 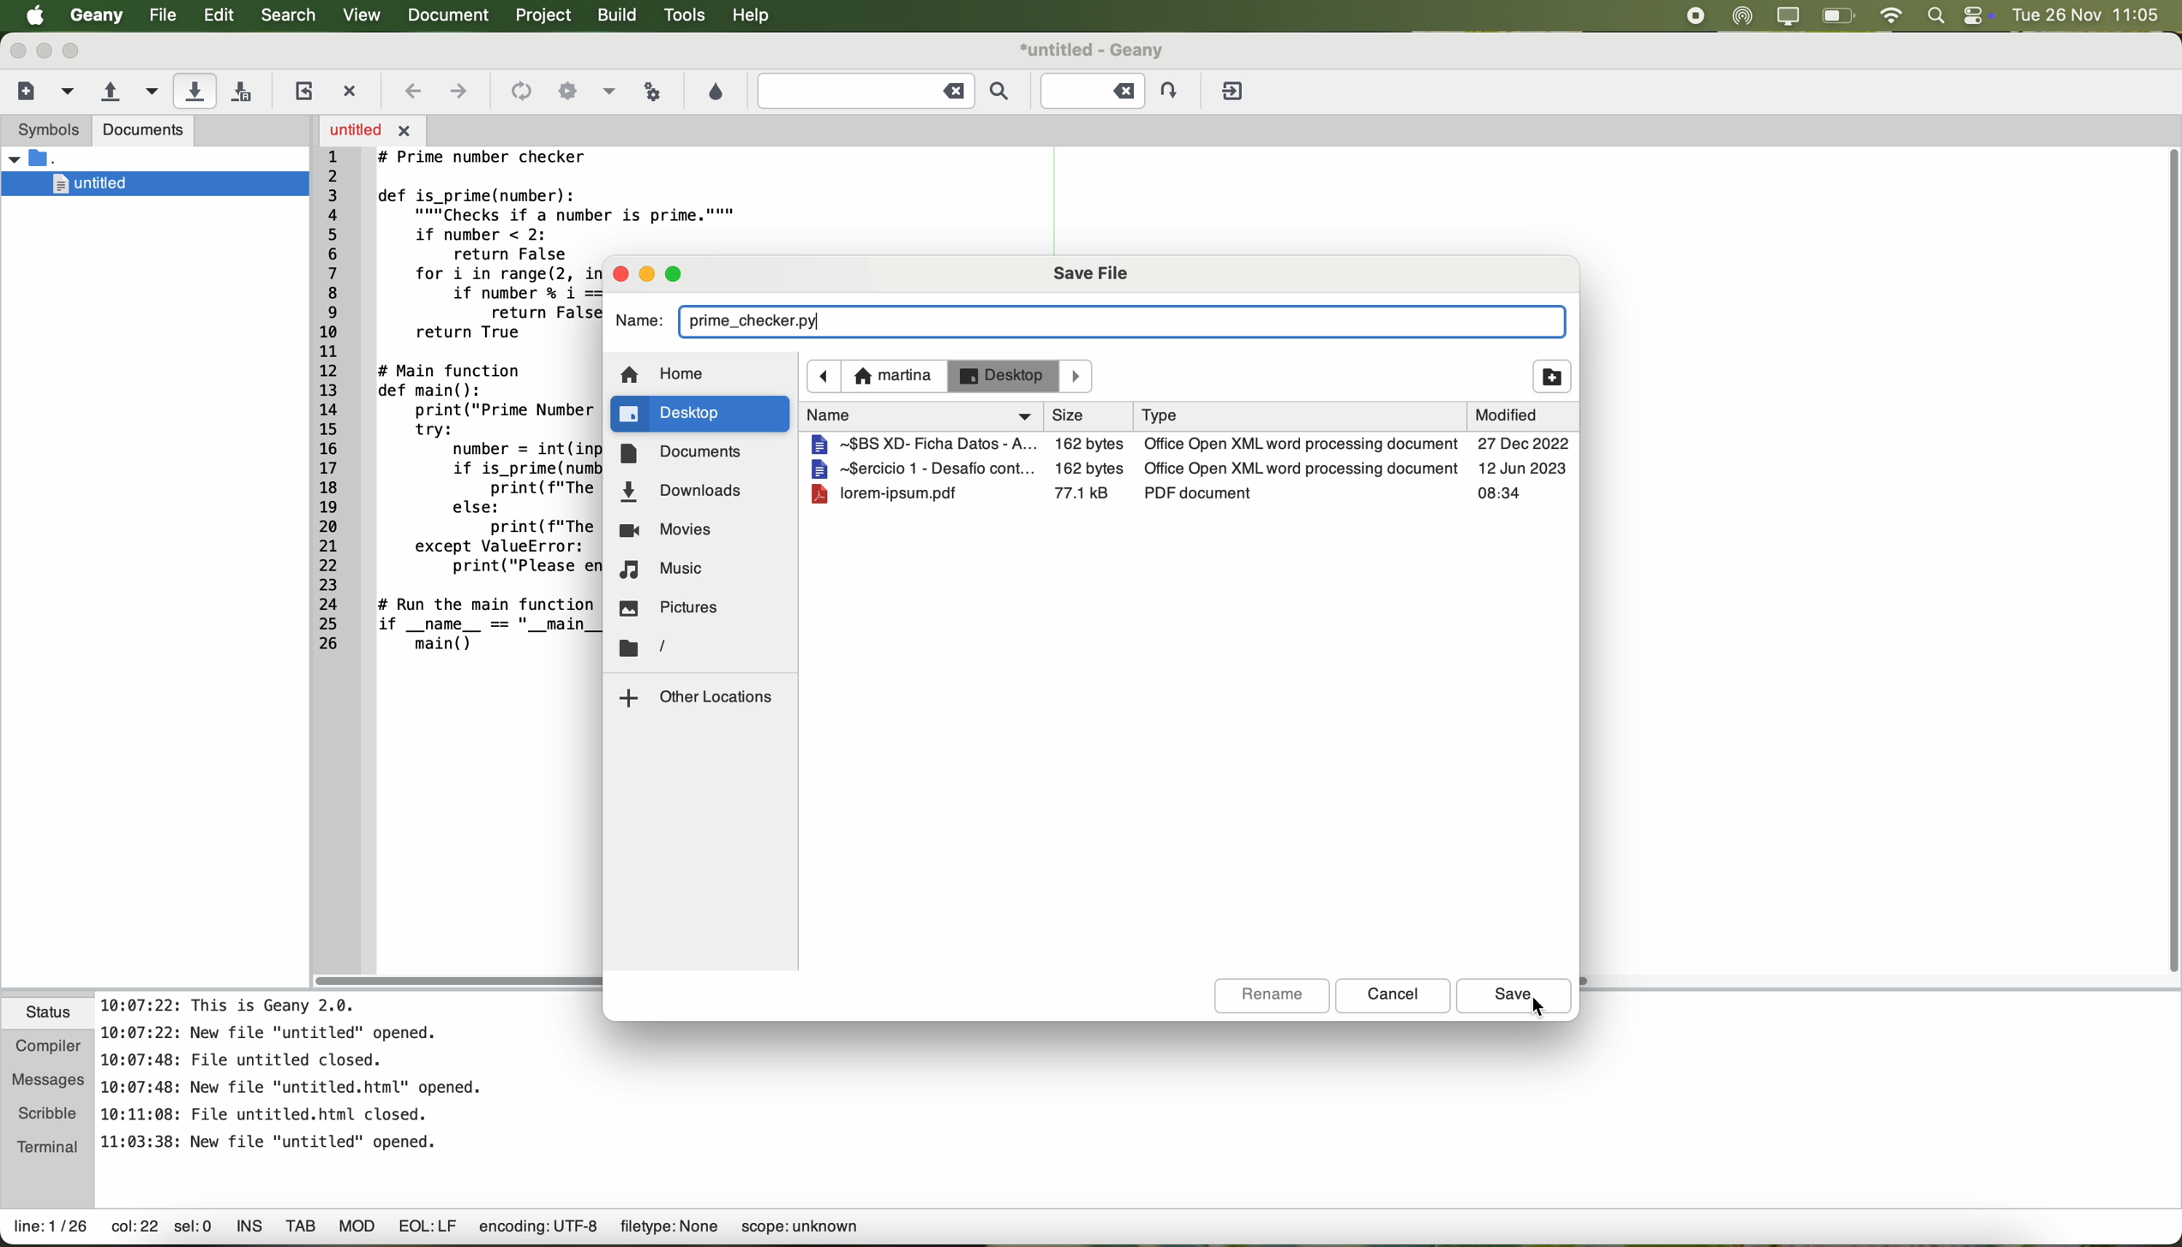 What do you see at coordinates (670, 532) in the screenshot?
I see `movies` at bounding box center [670, 532].